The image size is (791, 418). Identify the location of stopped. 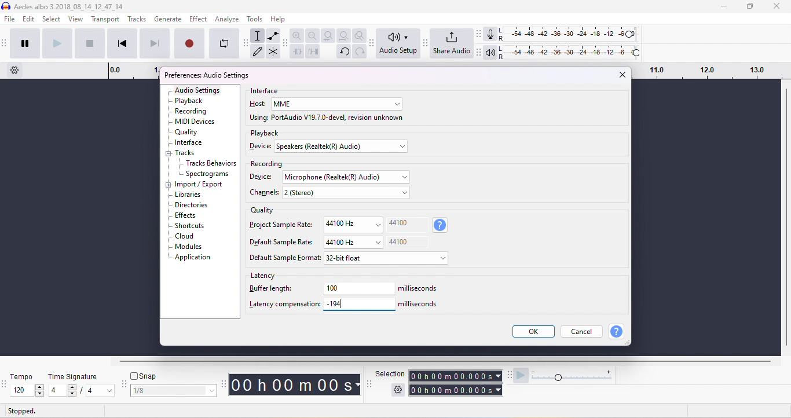
(23, 412).